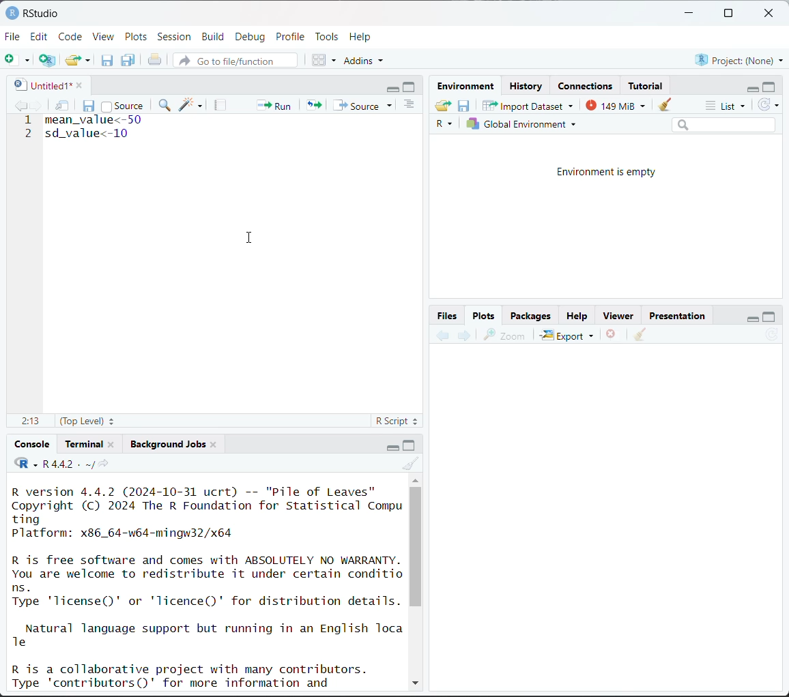 The width and height of the screenshot is (789, 697). What do you see at coordinates (607, 173) in the screenshot?
I see `Environment is empty` at bounding box center [607, 173].